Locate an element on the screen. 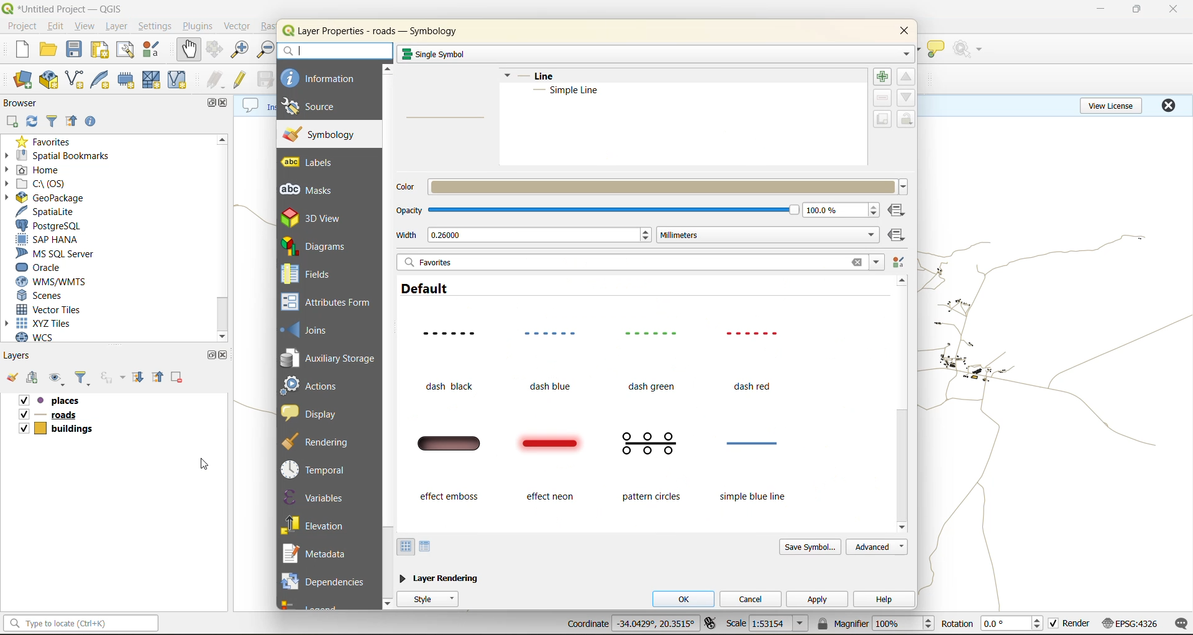 The width and height of the screenshot is (1193, 635). metadata is located at coordinates (318, 555).